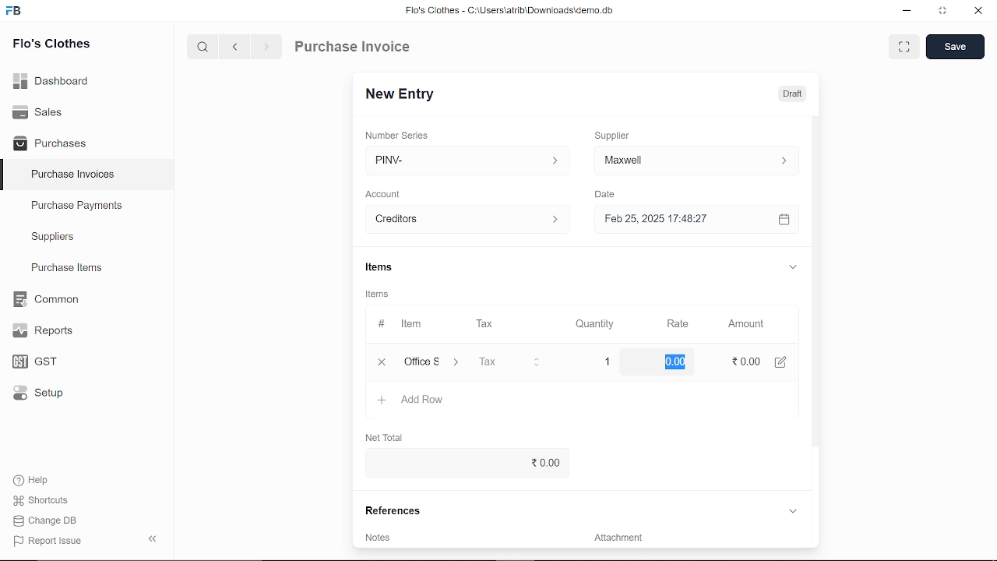 This screenshot has height=561, width=997. I want to click on input ‘Supplier, so click(696, 159).